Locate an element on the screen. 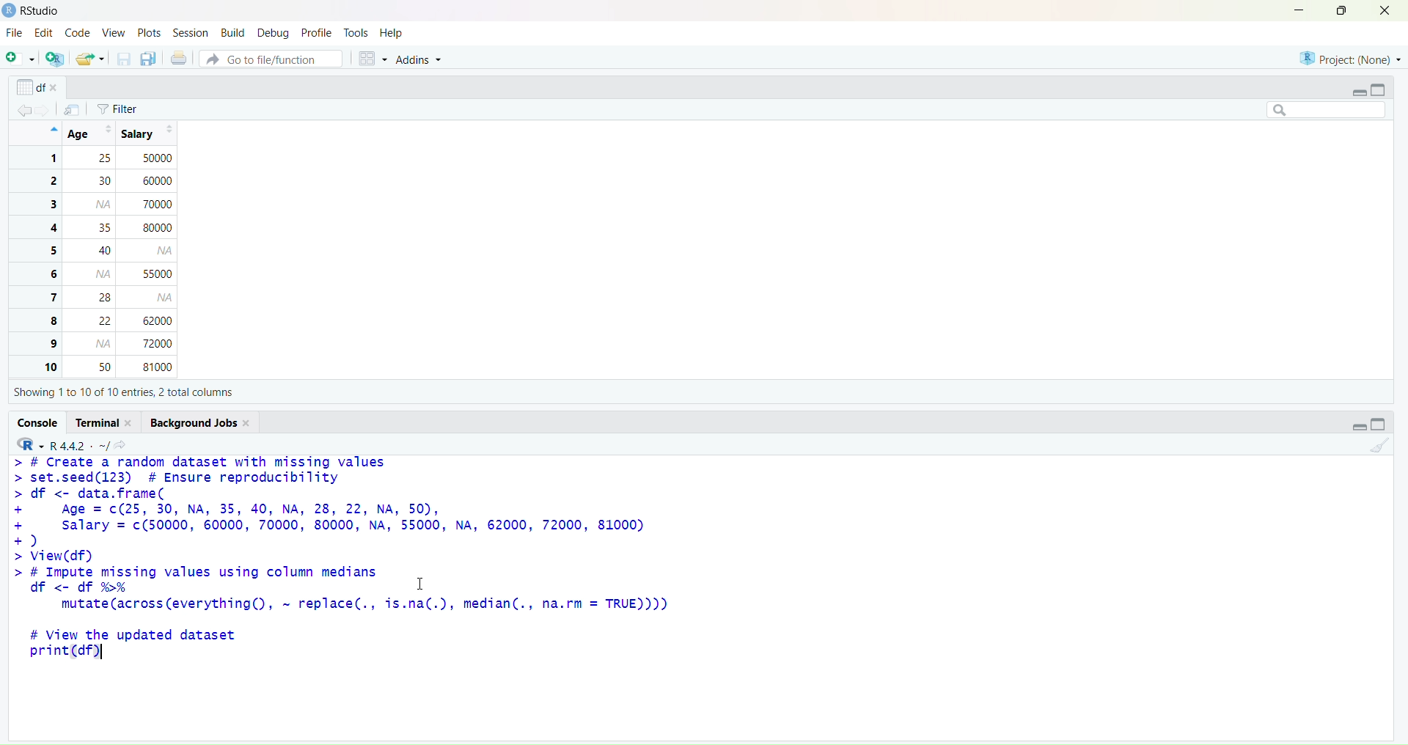  forward is located at coordinates (48, 110).